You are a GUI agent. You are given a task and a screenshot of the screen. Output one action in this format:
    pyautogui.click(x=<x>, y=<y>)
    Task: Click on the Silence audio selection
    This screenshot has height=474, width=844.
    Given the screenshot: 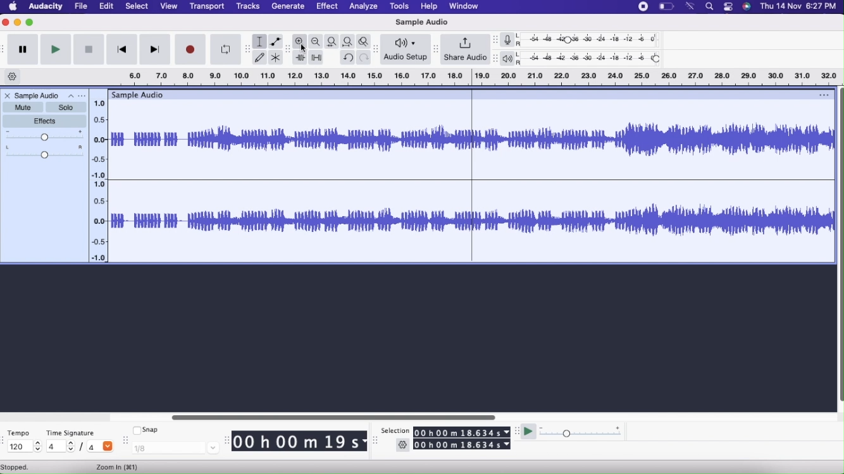 What is the action you would take?
    pyautogui.click(x=316, y=58)
    